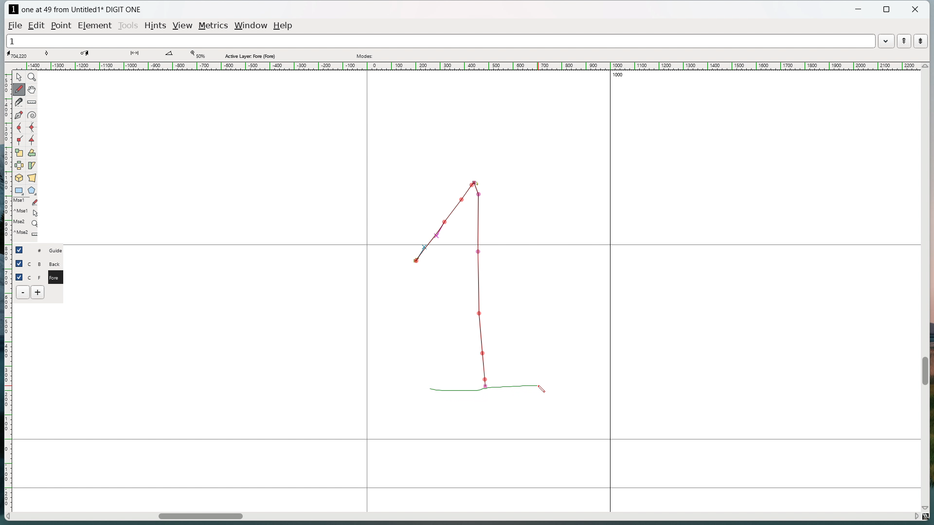 This screenshot has width=934, height=525. I want to click on skew selection, so click(32, 165).